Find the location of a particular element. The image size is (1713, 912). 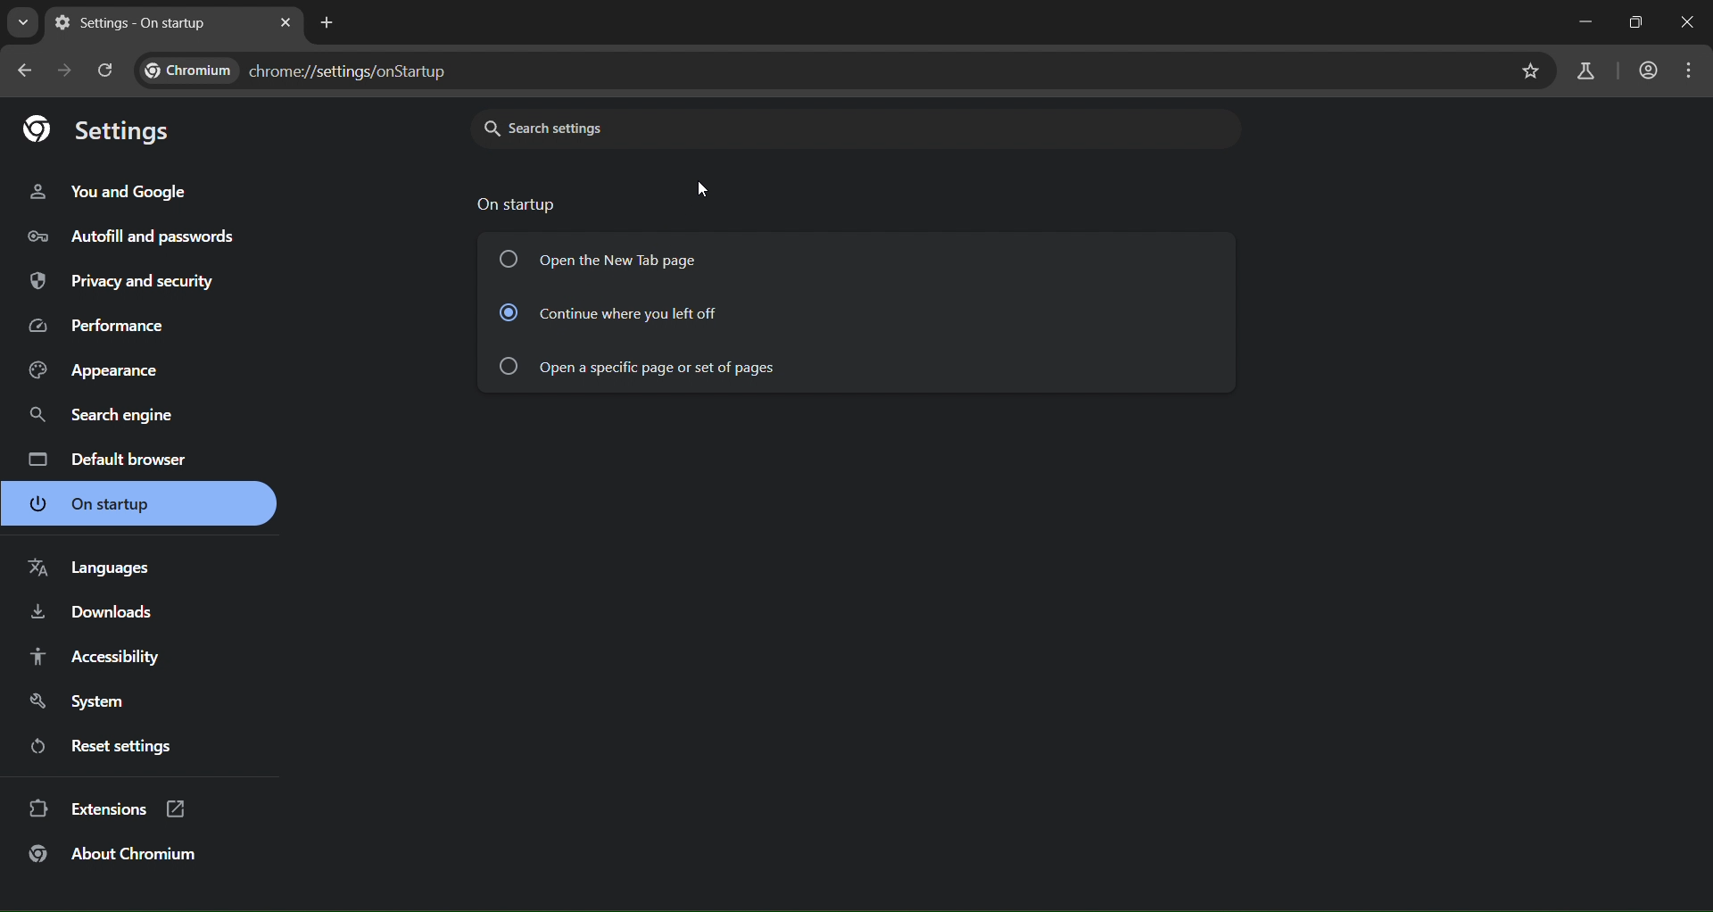

search settings is located at coordinates (654, 128).